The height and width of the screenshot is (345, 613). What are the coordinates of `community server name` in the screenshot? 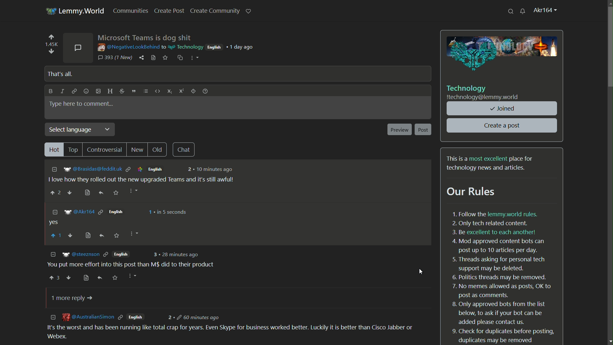 It's located at (483, 97).